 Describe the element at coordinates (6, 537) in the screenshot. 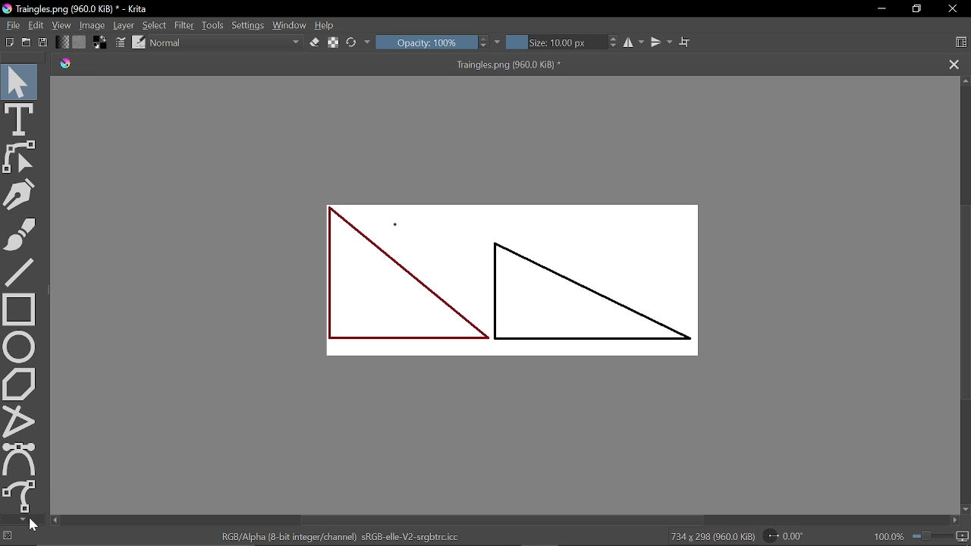

I see `No selection ` at that location.